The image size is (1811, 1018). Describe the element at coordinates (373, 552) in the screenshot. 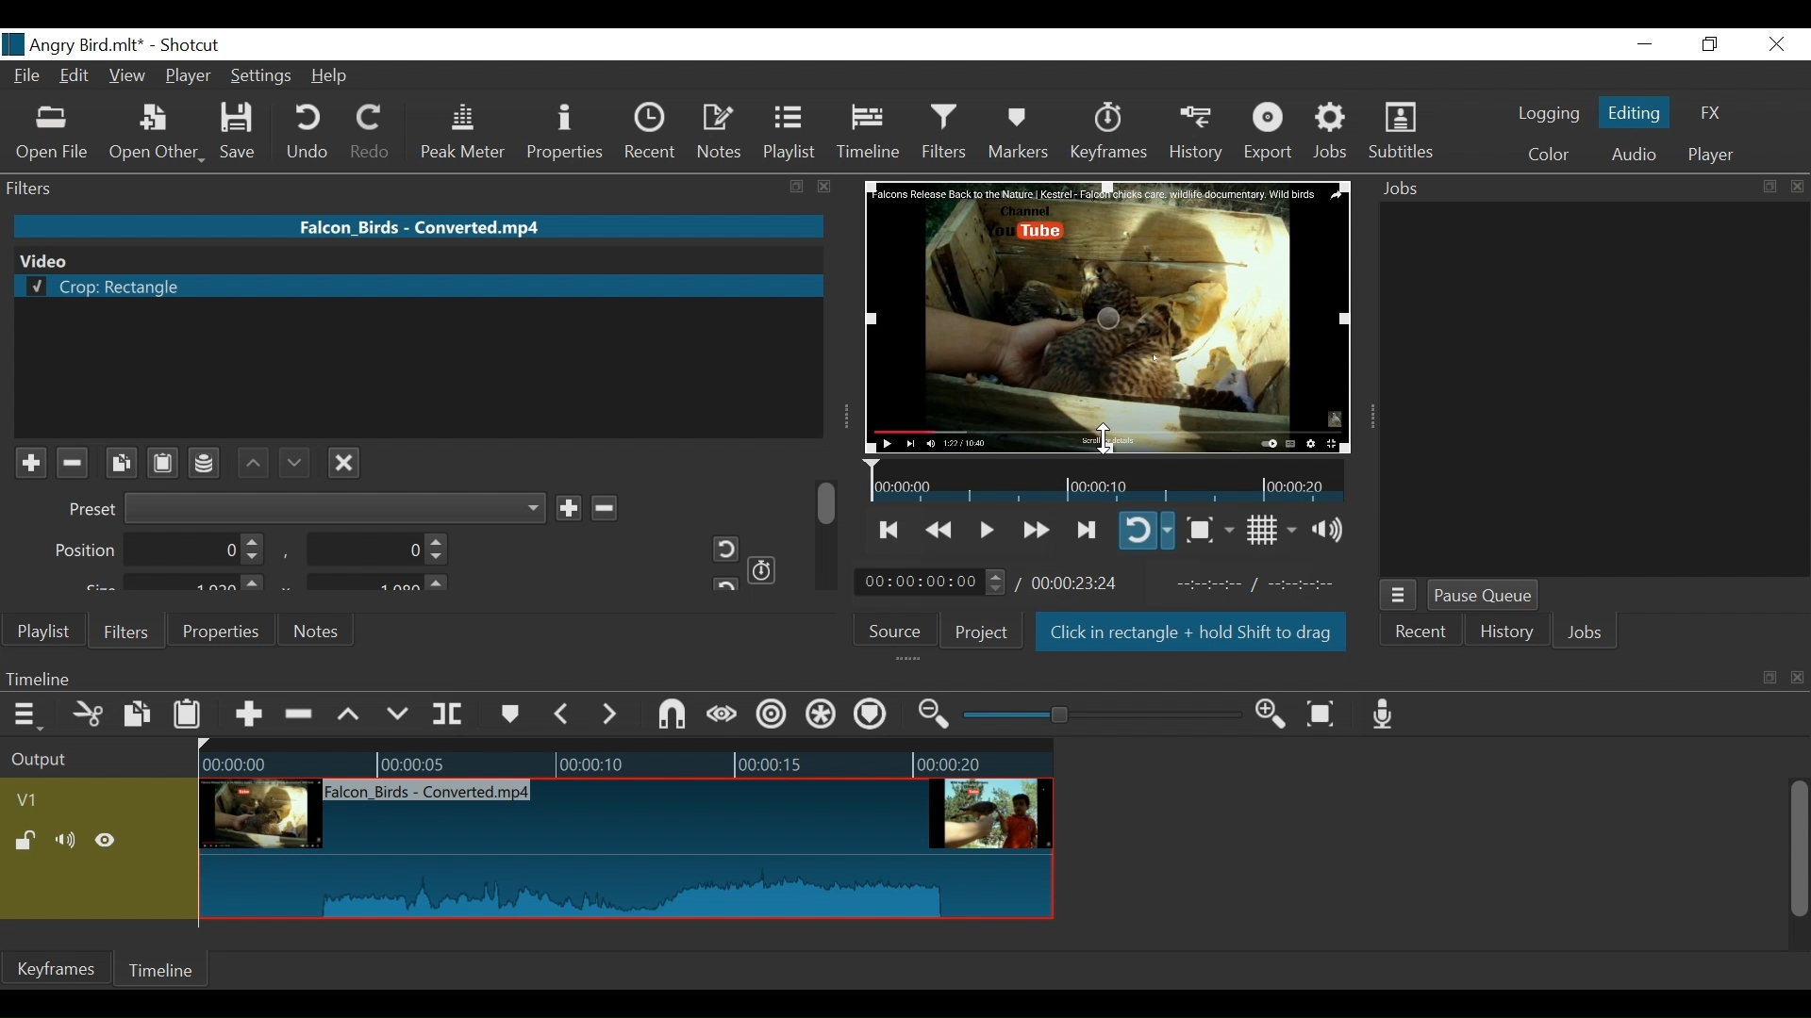

I see `0` at that location.